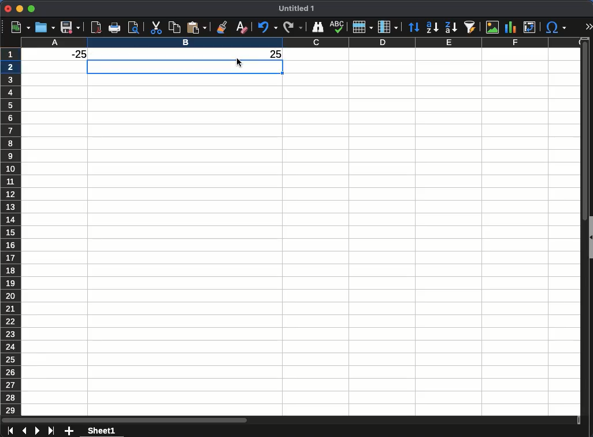 This screenshot has height=437, width=593. Describe the element at coordinates (36, 431) in the screenshot. I see `next sheet` at that location.